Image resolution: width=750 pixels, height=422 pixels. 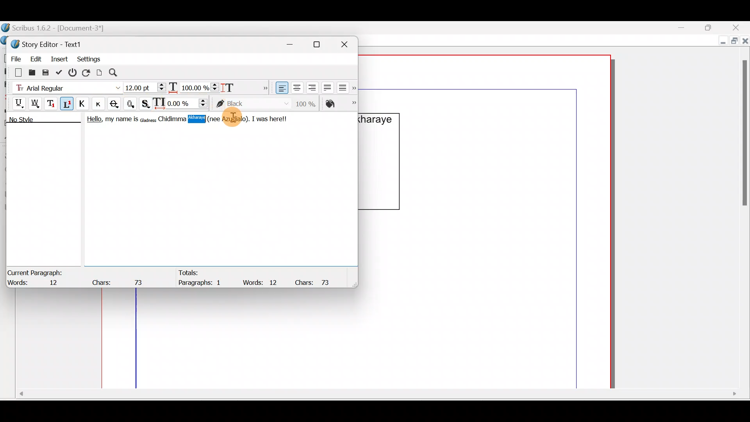 What do you see at coordinates (87, 72) in the screenshot?
I see `Reload text from frame` at bounding box center [87, 72].